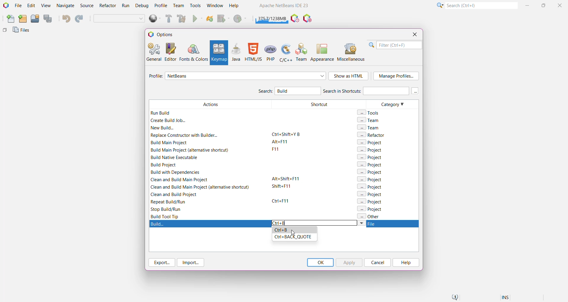  Describe the element at coordinates (253, 52) in the screenshot. I see `HTML/JS` at that location.